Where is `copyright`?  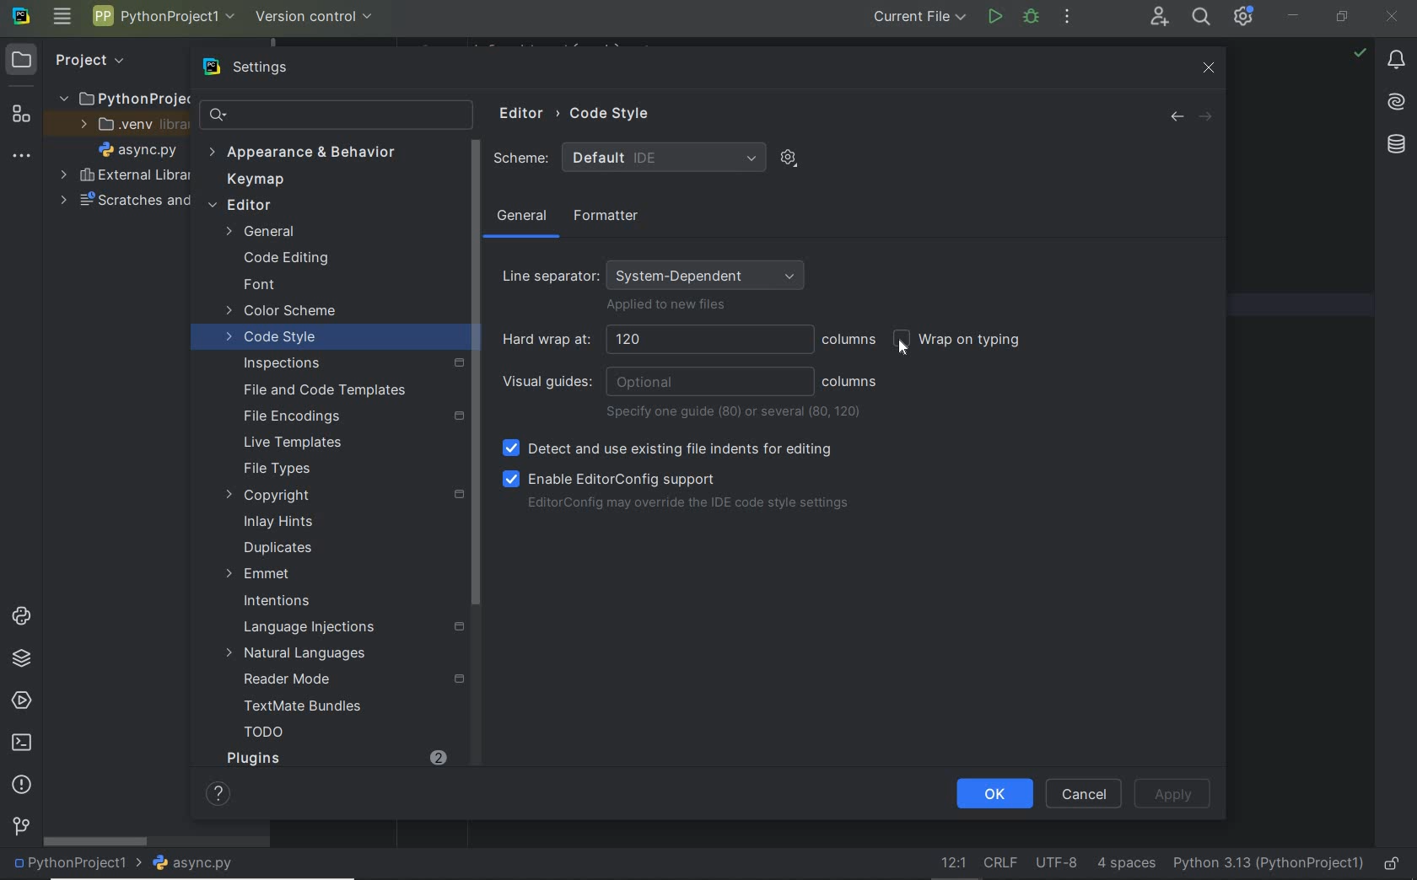 copyright is located at coordinates (340, 496).